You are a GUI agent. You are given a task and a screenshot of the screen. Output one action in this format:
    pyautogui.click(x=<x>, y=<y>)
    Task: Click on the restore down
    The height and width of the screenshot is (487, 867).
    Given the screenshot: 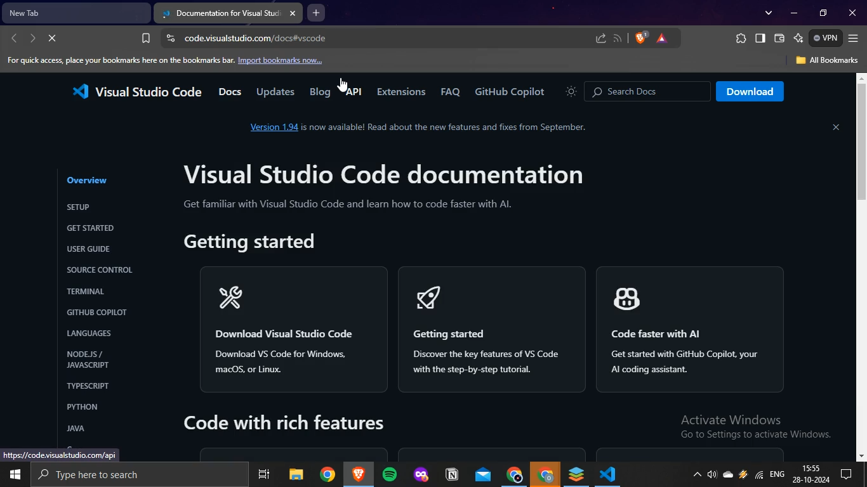 What is the action you would take?
    pyautogui.click(x=821, y=13)
    